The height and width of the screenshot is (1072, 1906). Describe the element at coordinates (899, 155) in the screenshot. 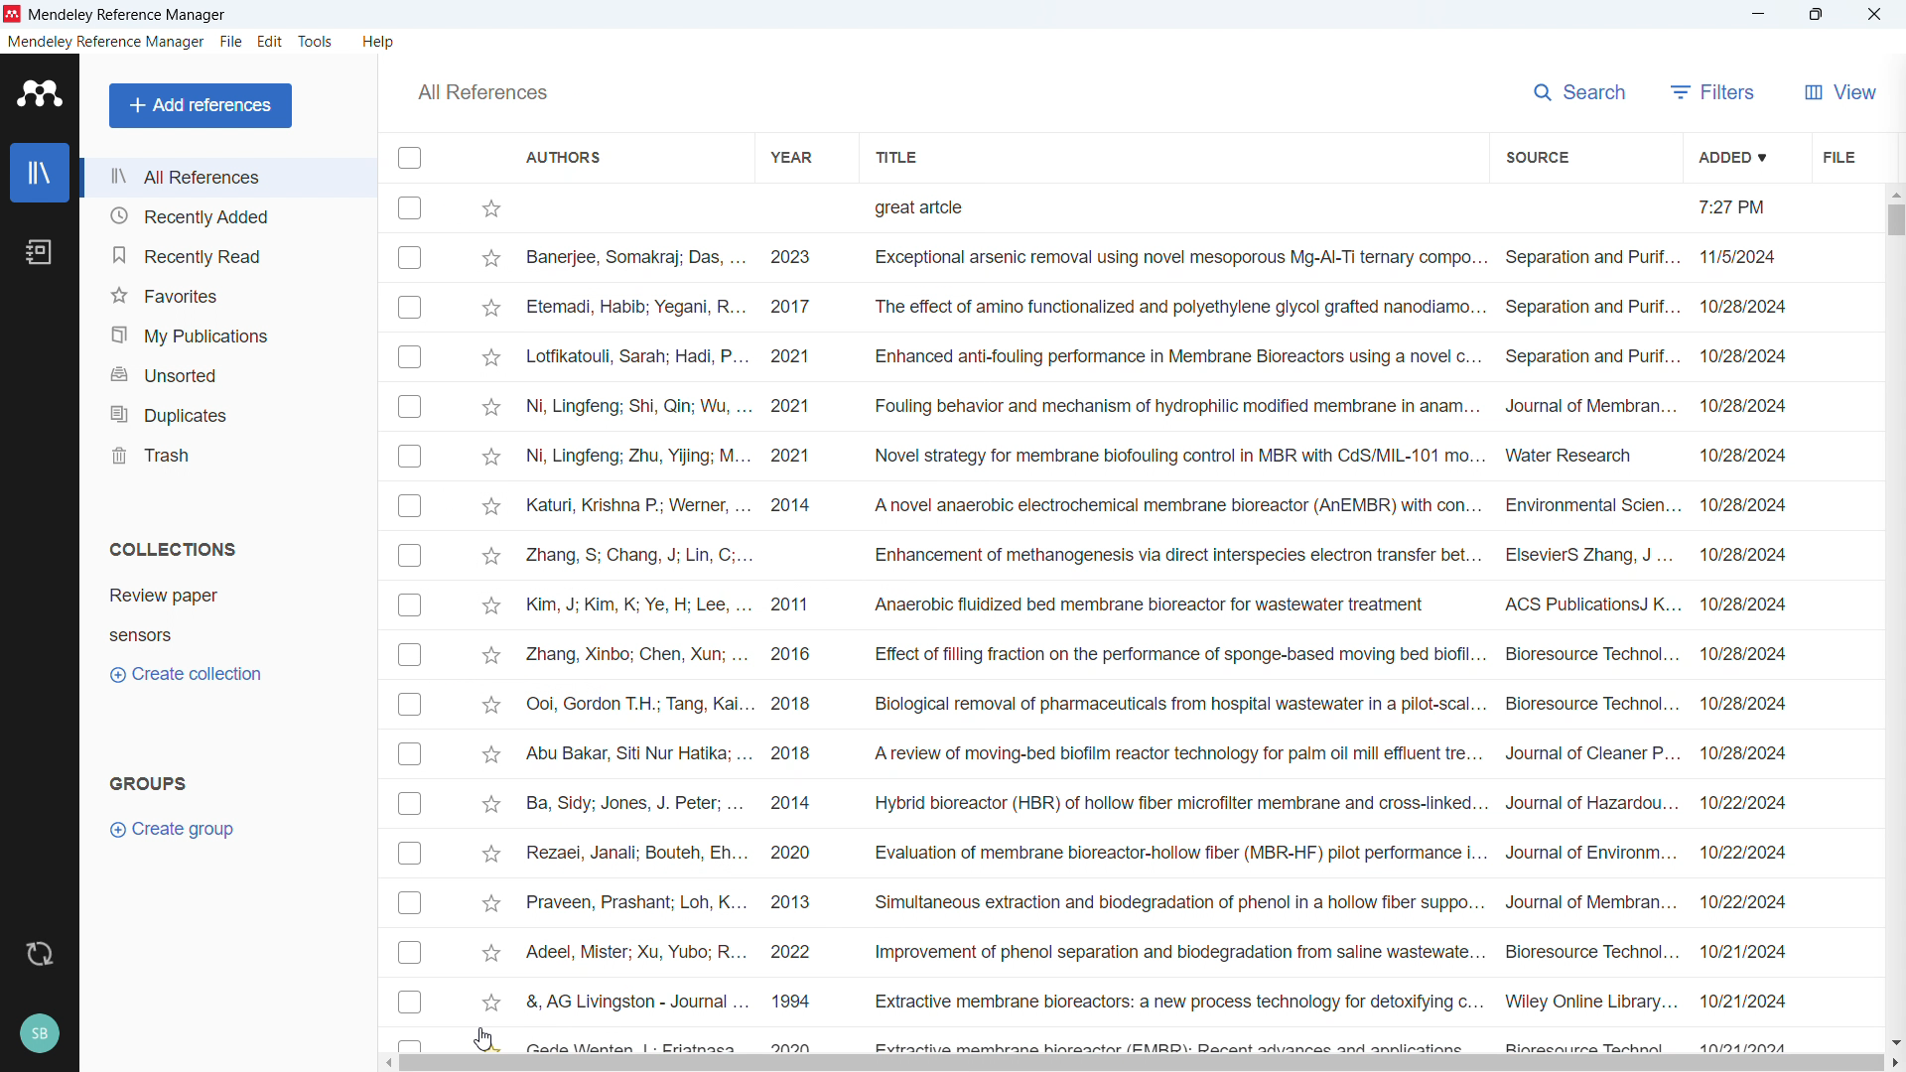

I see `Sort by title ` at that location.